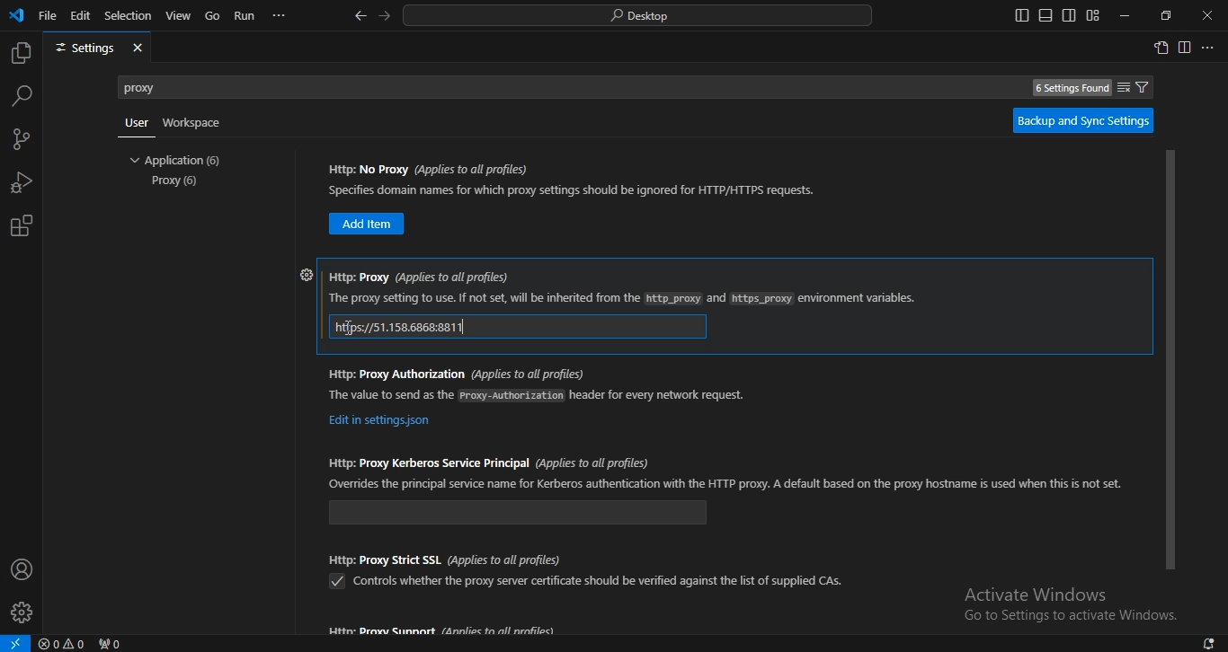  What do you see at coordinates (443, 630) in the screenshot?
I see `Proxy support` at bounding box center [443, 630].